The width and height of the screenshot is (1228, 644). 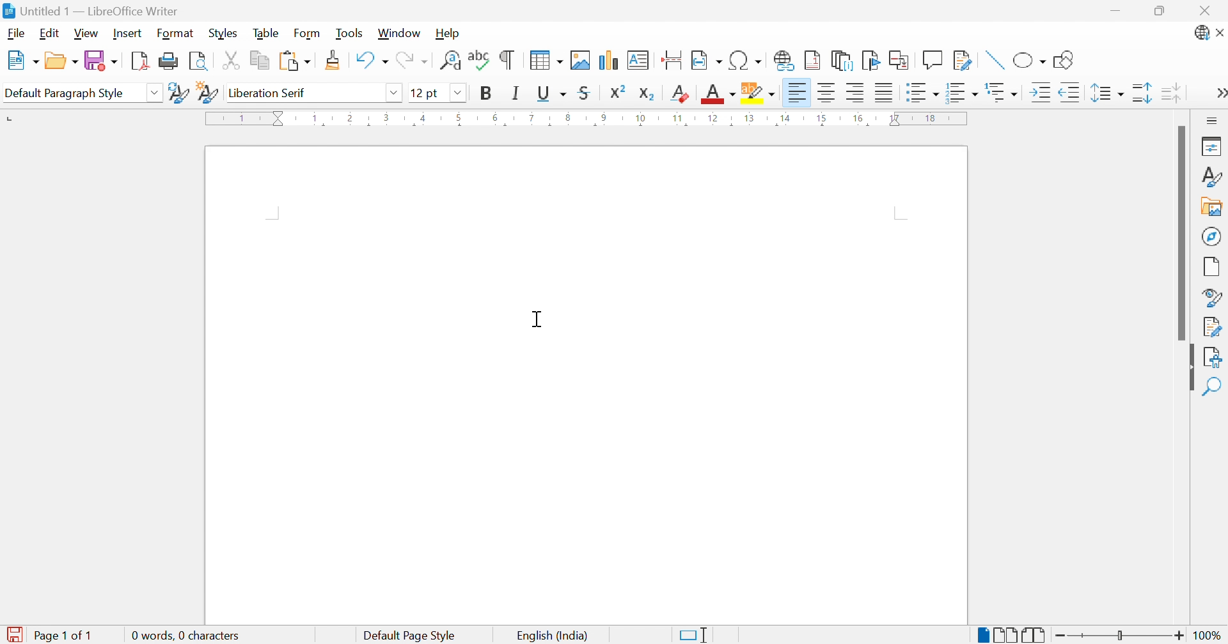 What do you see at coordinates (1105, 93) in the screenshot?
I see `Set line spacing` at bounding box center [1105, 93].